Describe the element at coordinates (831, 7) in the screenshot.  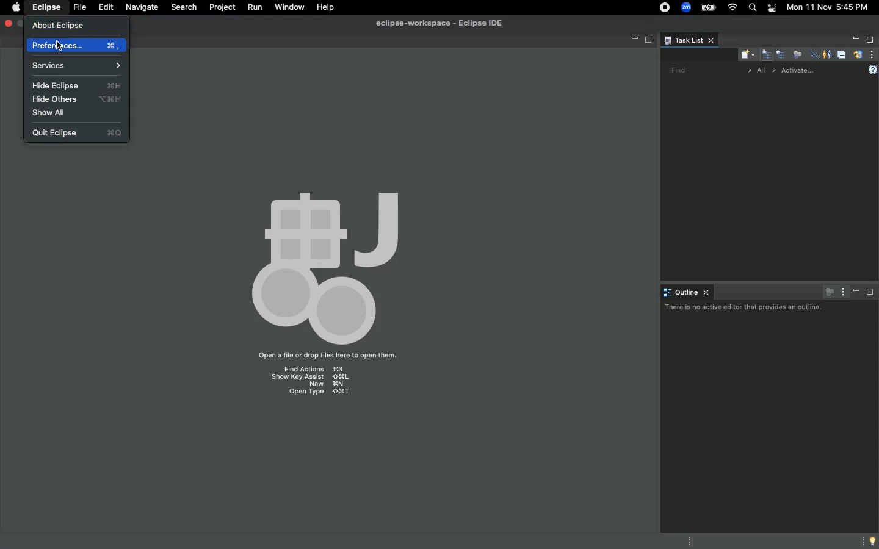
I see `Date/time` at that location.